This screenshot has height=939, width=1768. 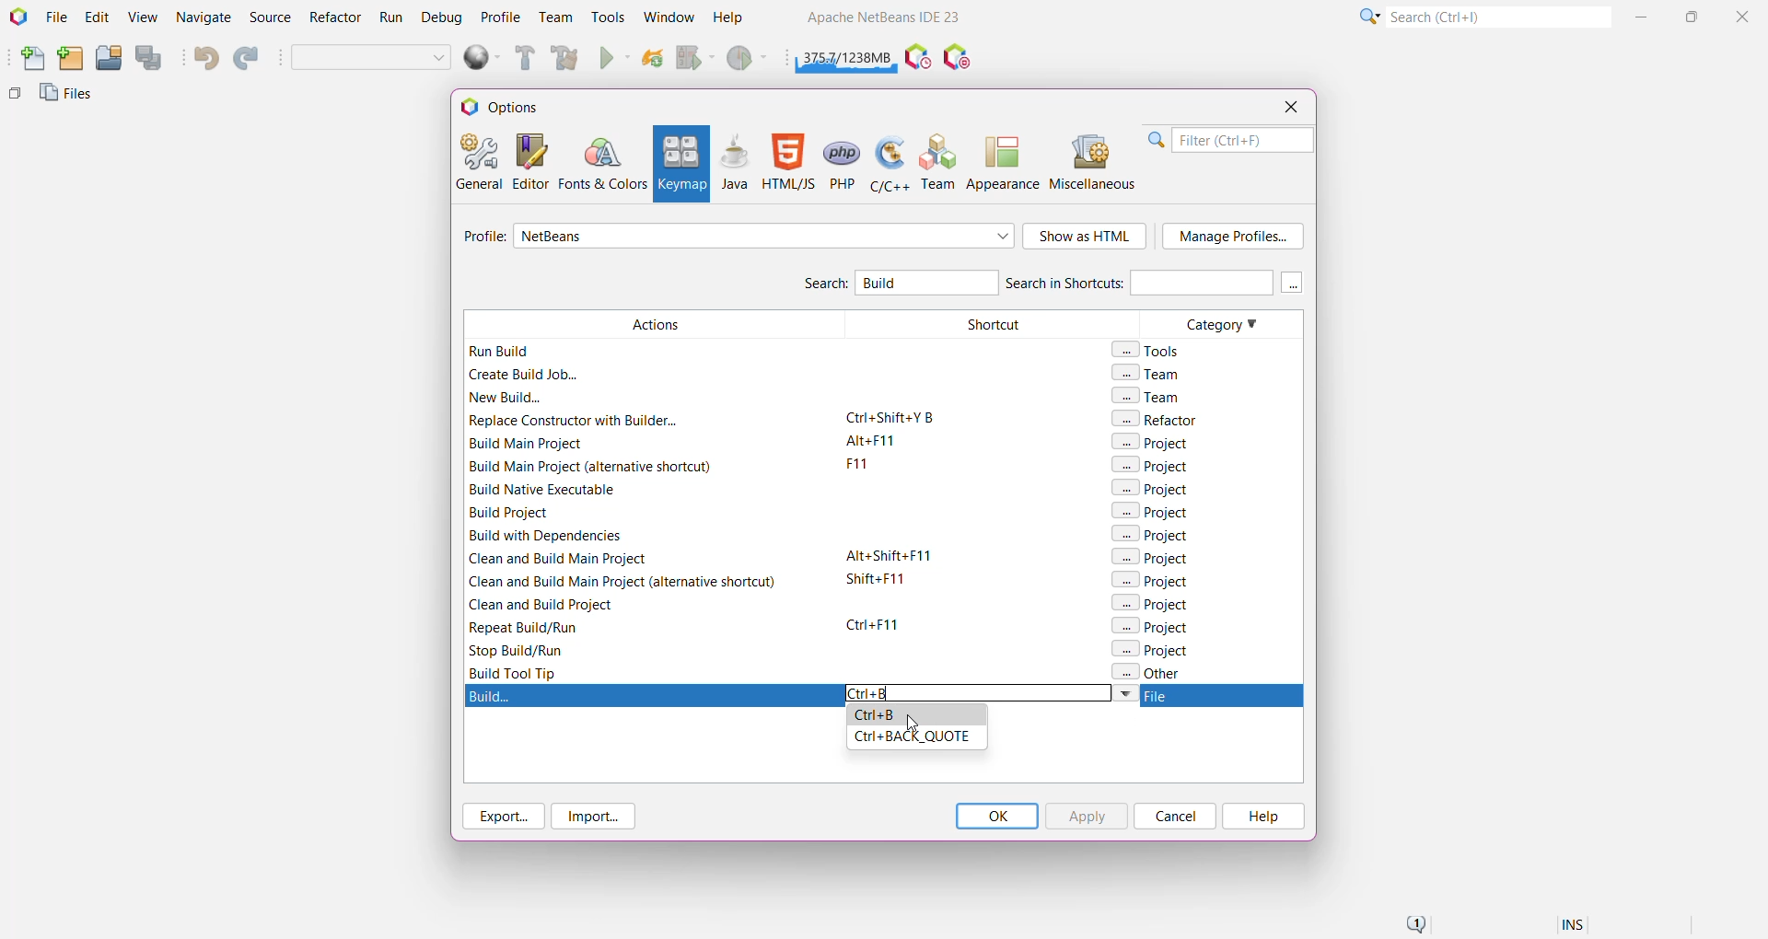 I want to click on Notifications, so click(x=1414, y=925).